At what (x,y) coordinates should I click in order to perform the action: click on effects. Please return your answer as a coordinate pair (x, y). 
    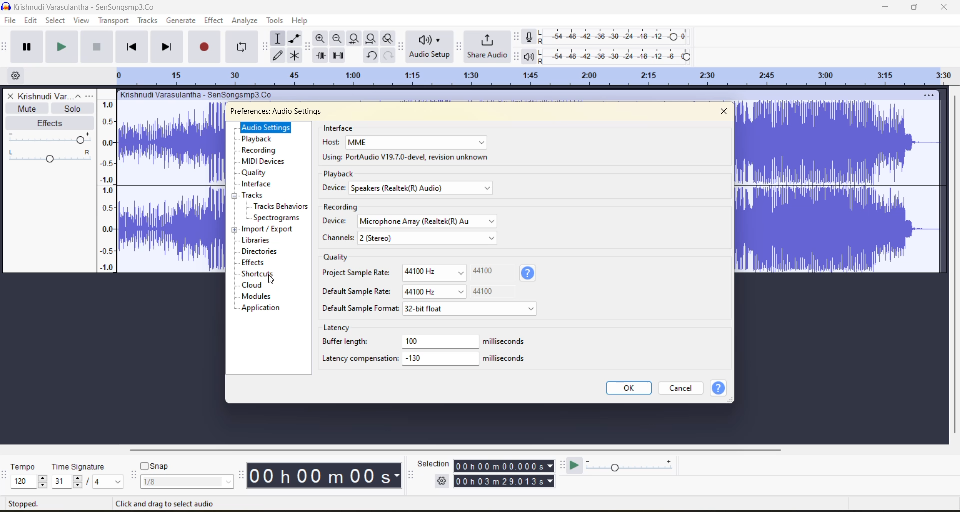
    Looking at the image, I should click on (52, 123).